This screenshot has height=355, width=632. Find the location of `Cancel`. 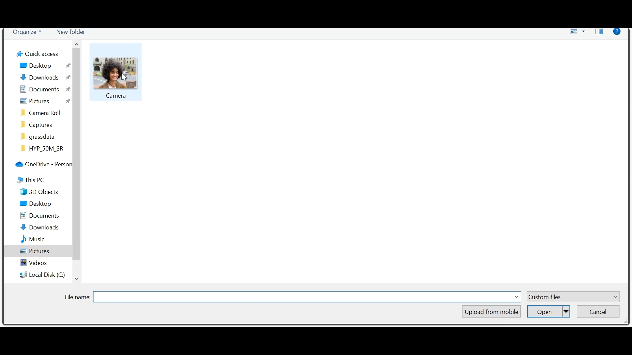

Cancel is located at coordinates (601, 311).